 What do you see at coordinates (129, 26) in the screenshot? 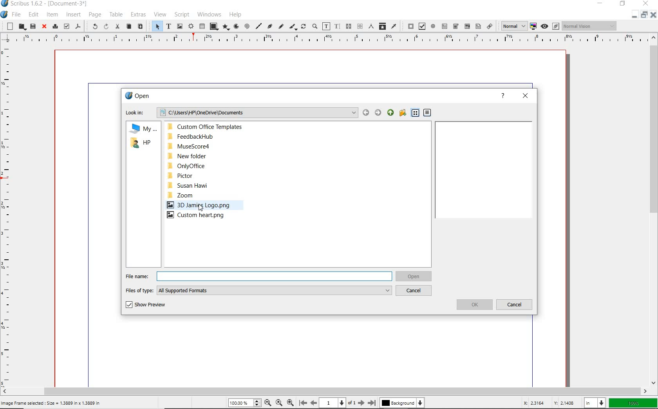
I see `copy` at bounding box center [129, 26].